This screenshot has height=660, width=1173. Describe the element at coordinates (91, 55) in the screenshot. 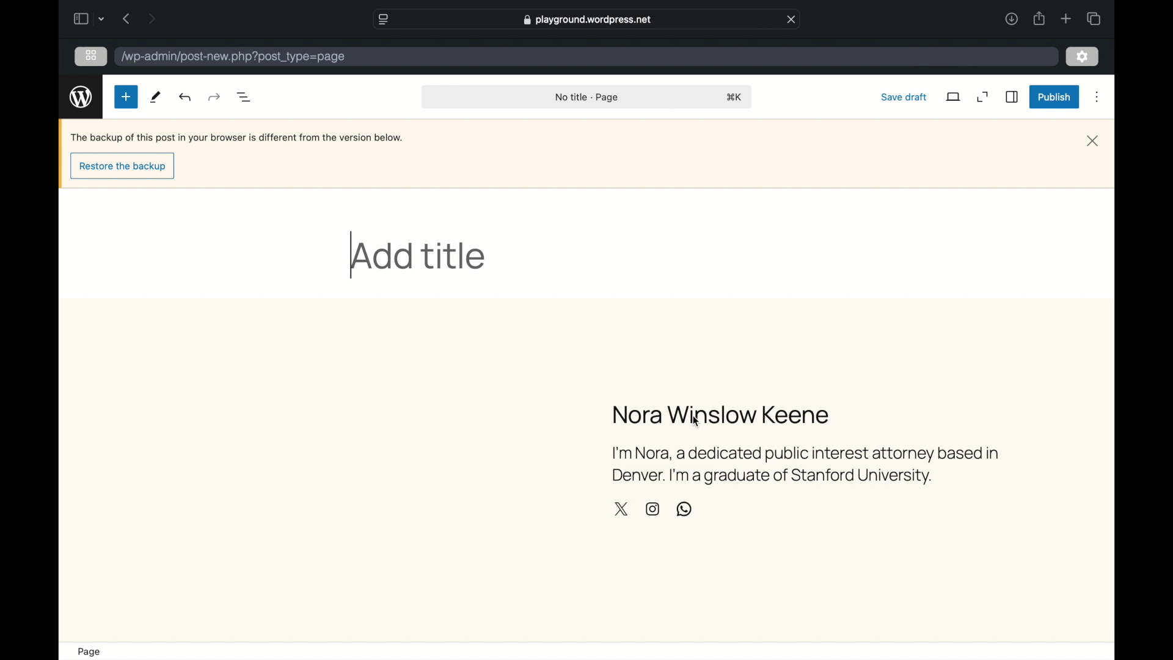

I see `grid view` at that location.